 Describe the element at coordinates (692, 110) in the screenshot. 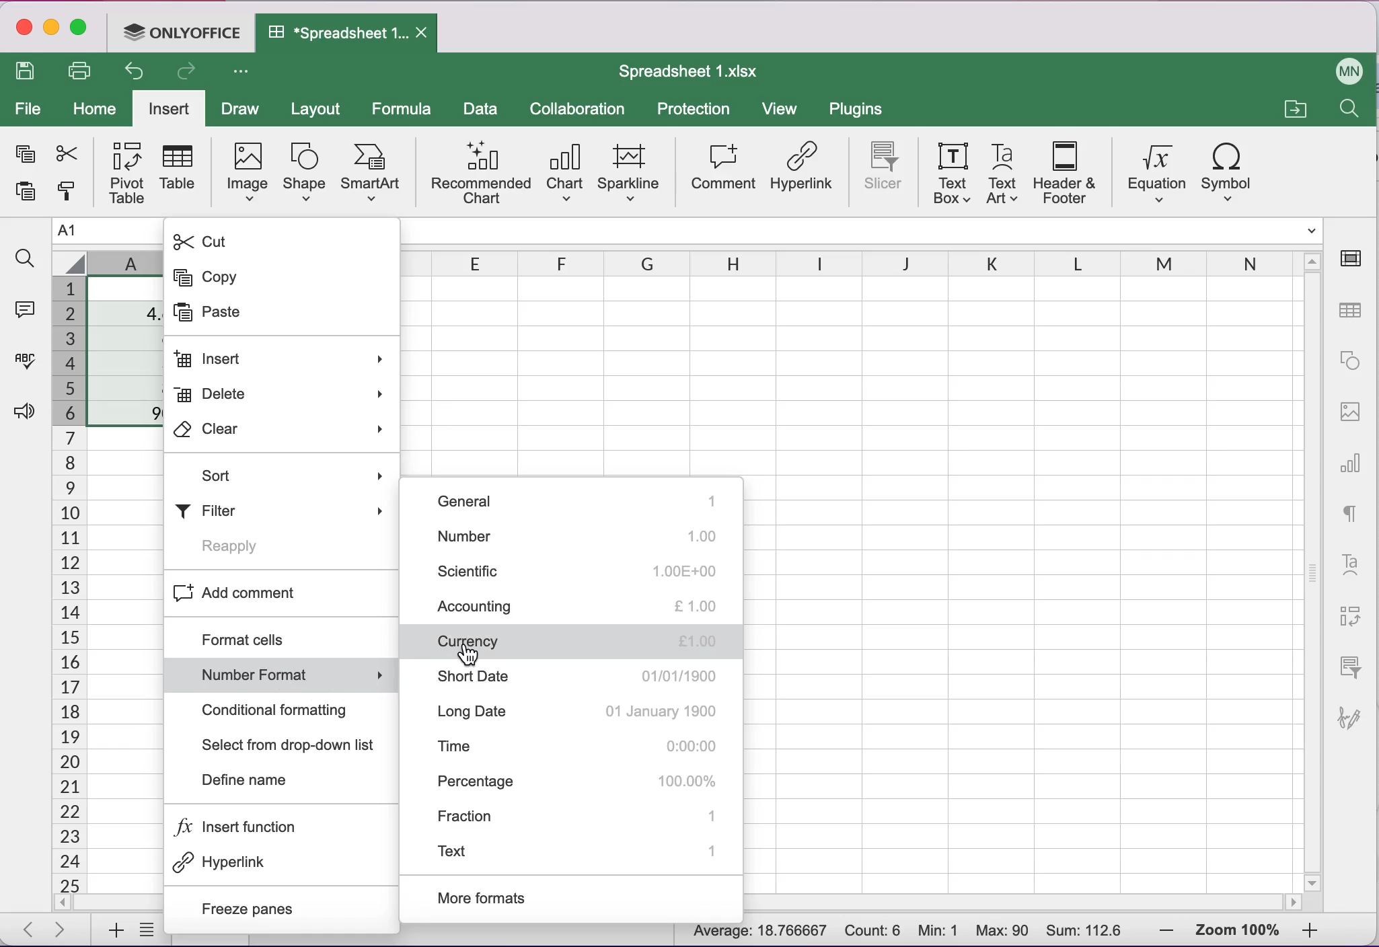

I see `protection` at that location.